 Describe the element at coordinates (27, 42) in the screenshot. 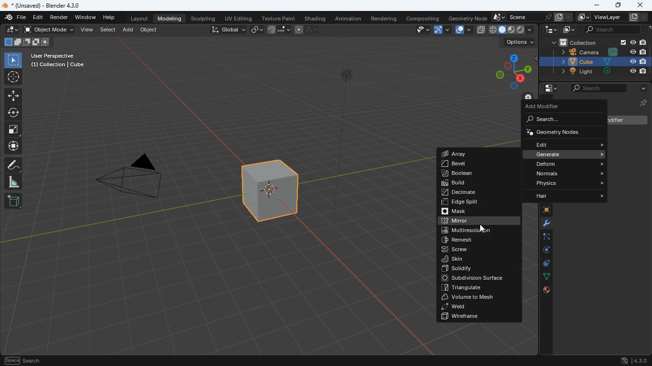

I see `shape` at that location.